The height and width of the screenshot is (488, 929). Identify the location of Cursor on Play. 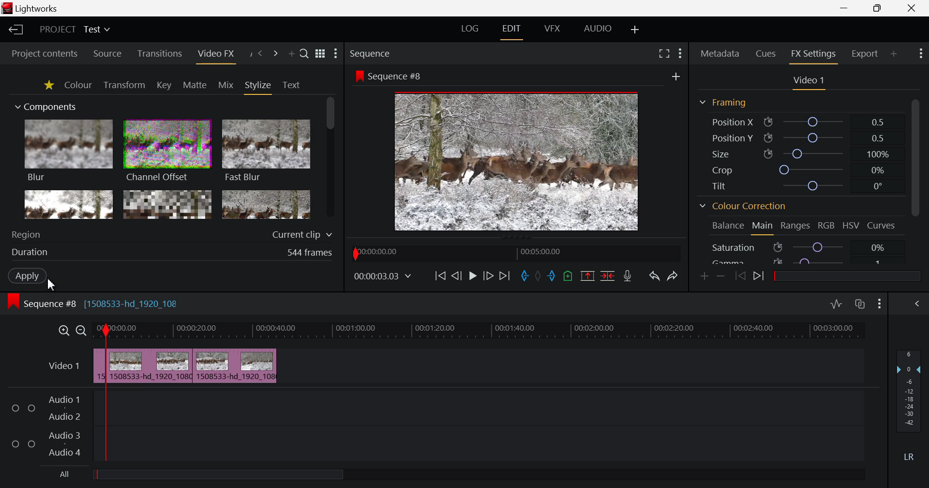
(472, 276).